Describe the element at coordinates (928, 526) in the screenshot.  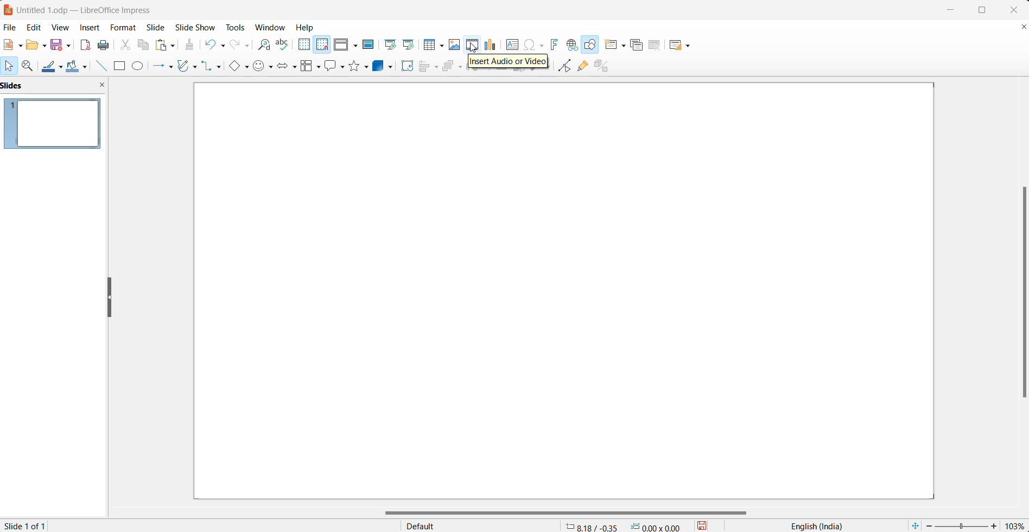
I see `decrease zoom` at that location.